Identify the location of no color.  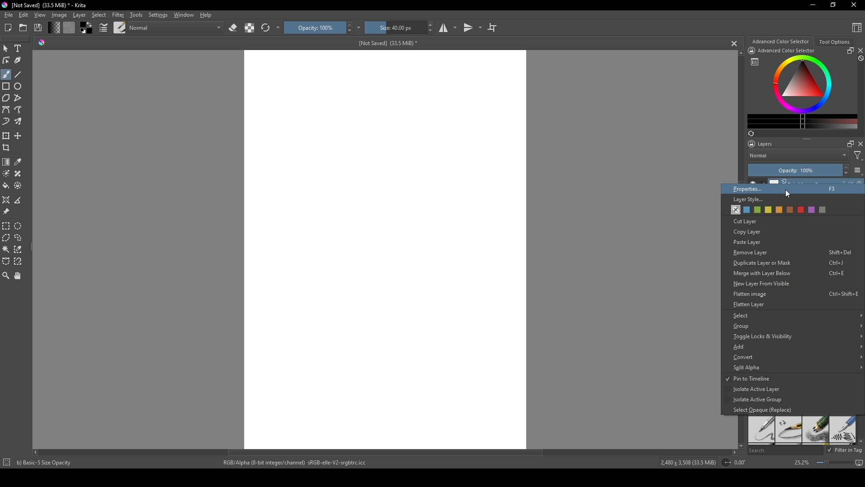
(734, 210).